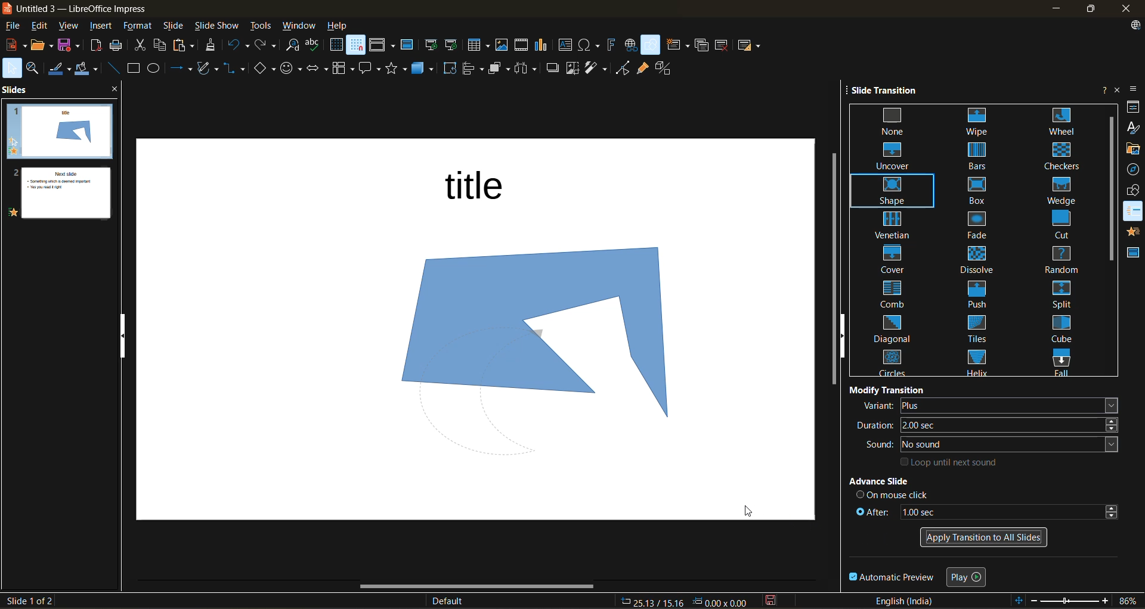 This screenshot has width=1145, height=609. Describe the element at coordinates (989, 406) in the screenshot. I see `variant` at that location.